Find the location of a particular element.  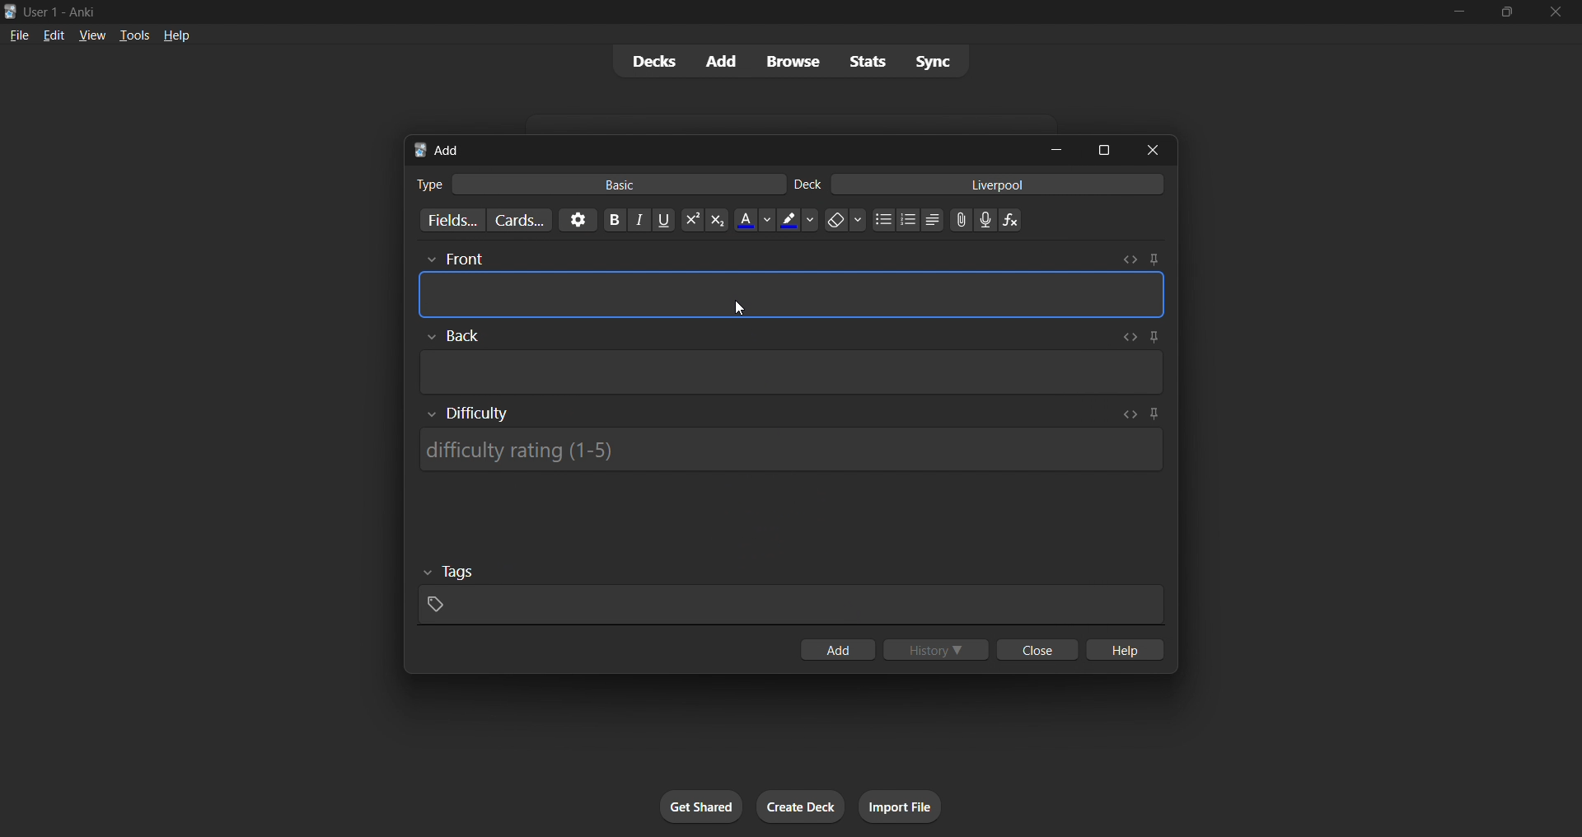

view is located at coordinates (92, 35).